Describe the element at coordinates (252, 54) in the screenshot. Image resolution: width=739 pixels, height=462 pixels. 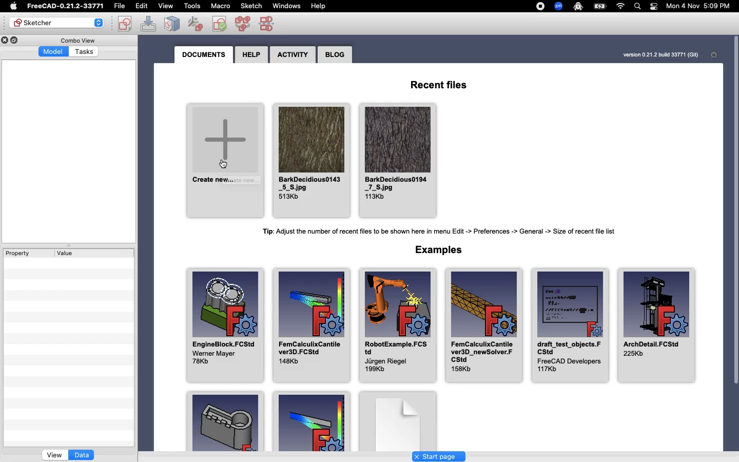
I see `Help` at that location.